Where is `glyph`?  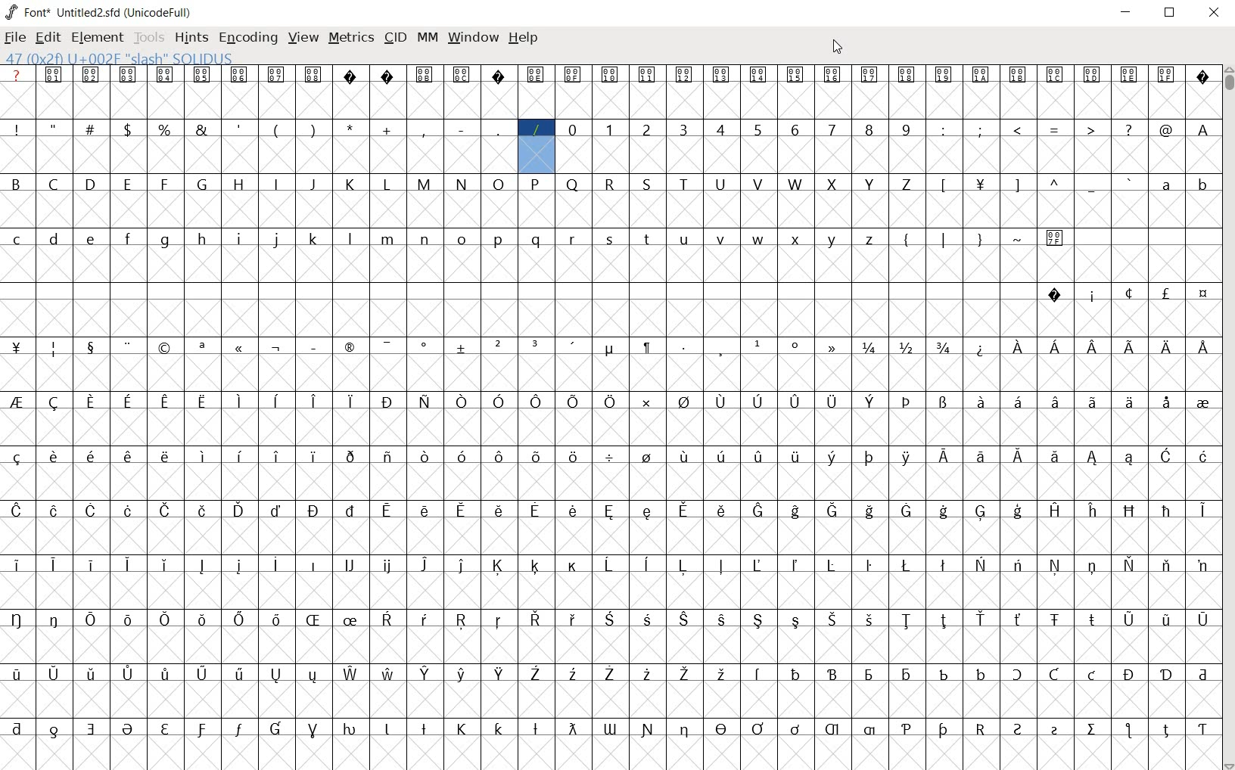
glyph is located at coordinates (757, 131).